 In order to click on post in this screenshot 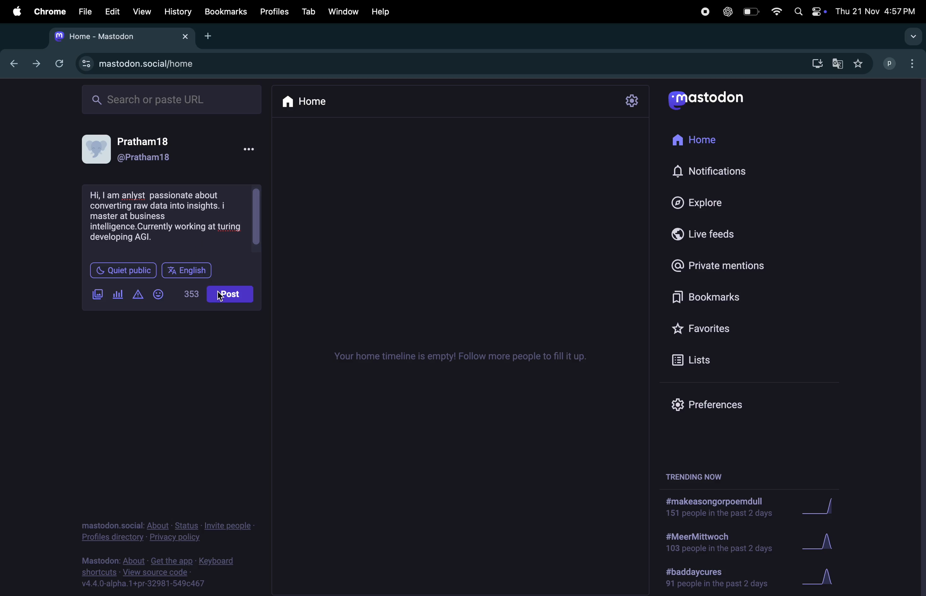, I will do `click(230, 294)`.